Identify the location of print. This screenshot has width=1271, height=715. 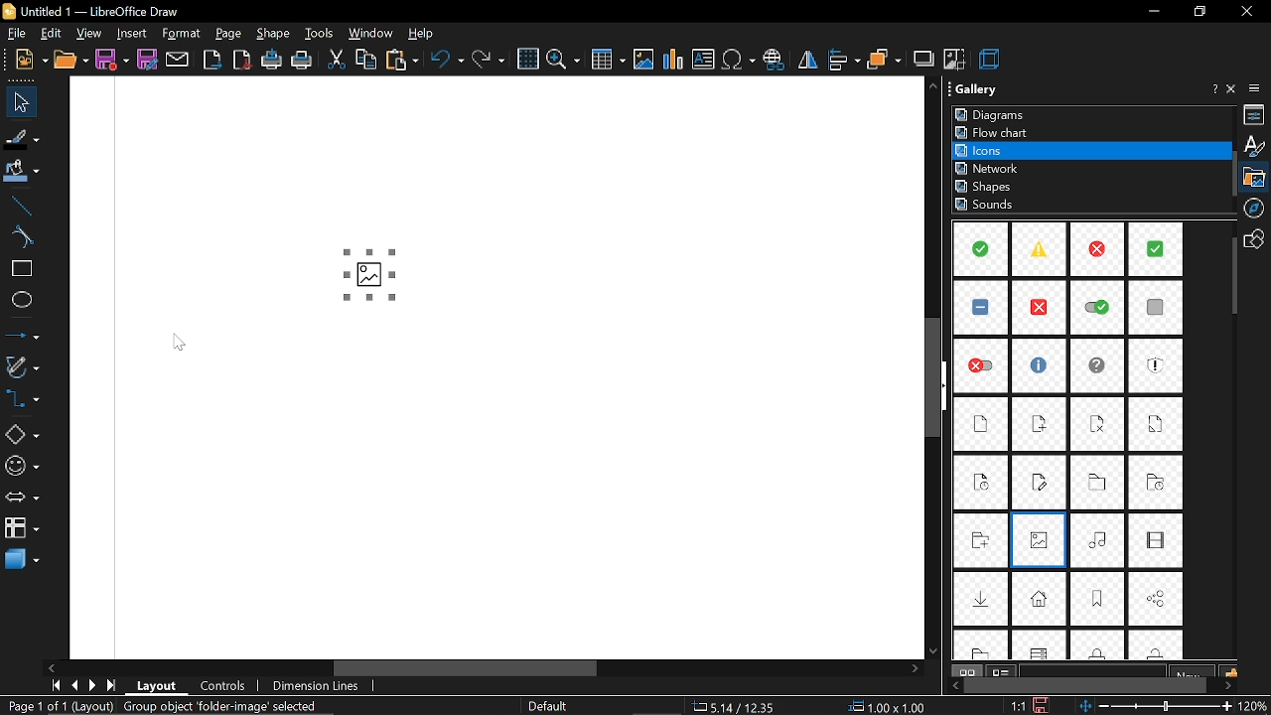
(303, 60).